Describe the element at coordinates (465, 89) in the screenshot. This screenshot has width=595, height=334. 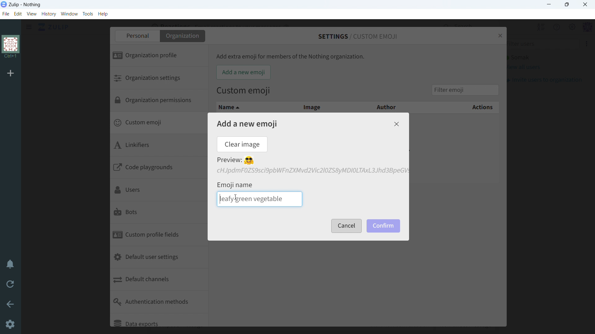
I see `filter emoji` at that location.